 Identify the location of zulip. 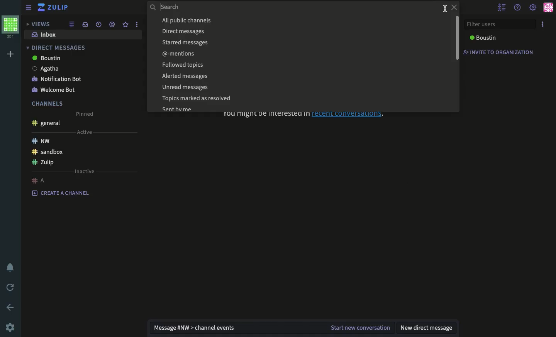
(54, 7).